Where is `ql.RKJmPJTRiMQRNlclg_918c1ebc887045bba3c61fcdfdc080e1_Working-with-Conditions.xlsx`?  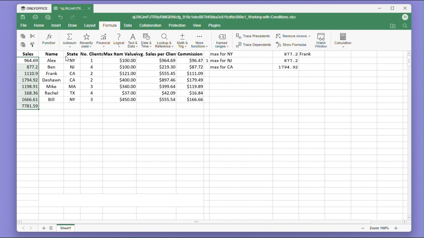
ql.RKJmPJTRiMQRNlclg_918c1ebc887045bba3c61fcdfdc080e1_Working-with-Conditions.xlsx is located at coordinates (221, 17).